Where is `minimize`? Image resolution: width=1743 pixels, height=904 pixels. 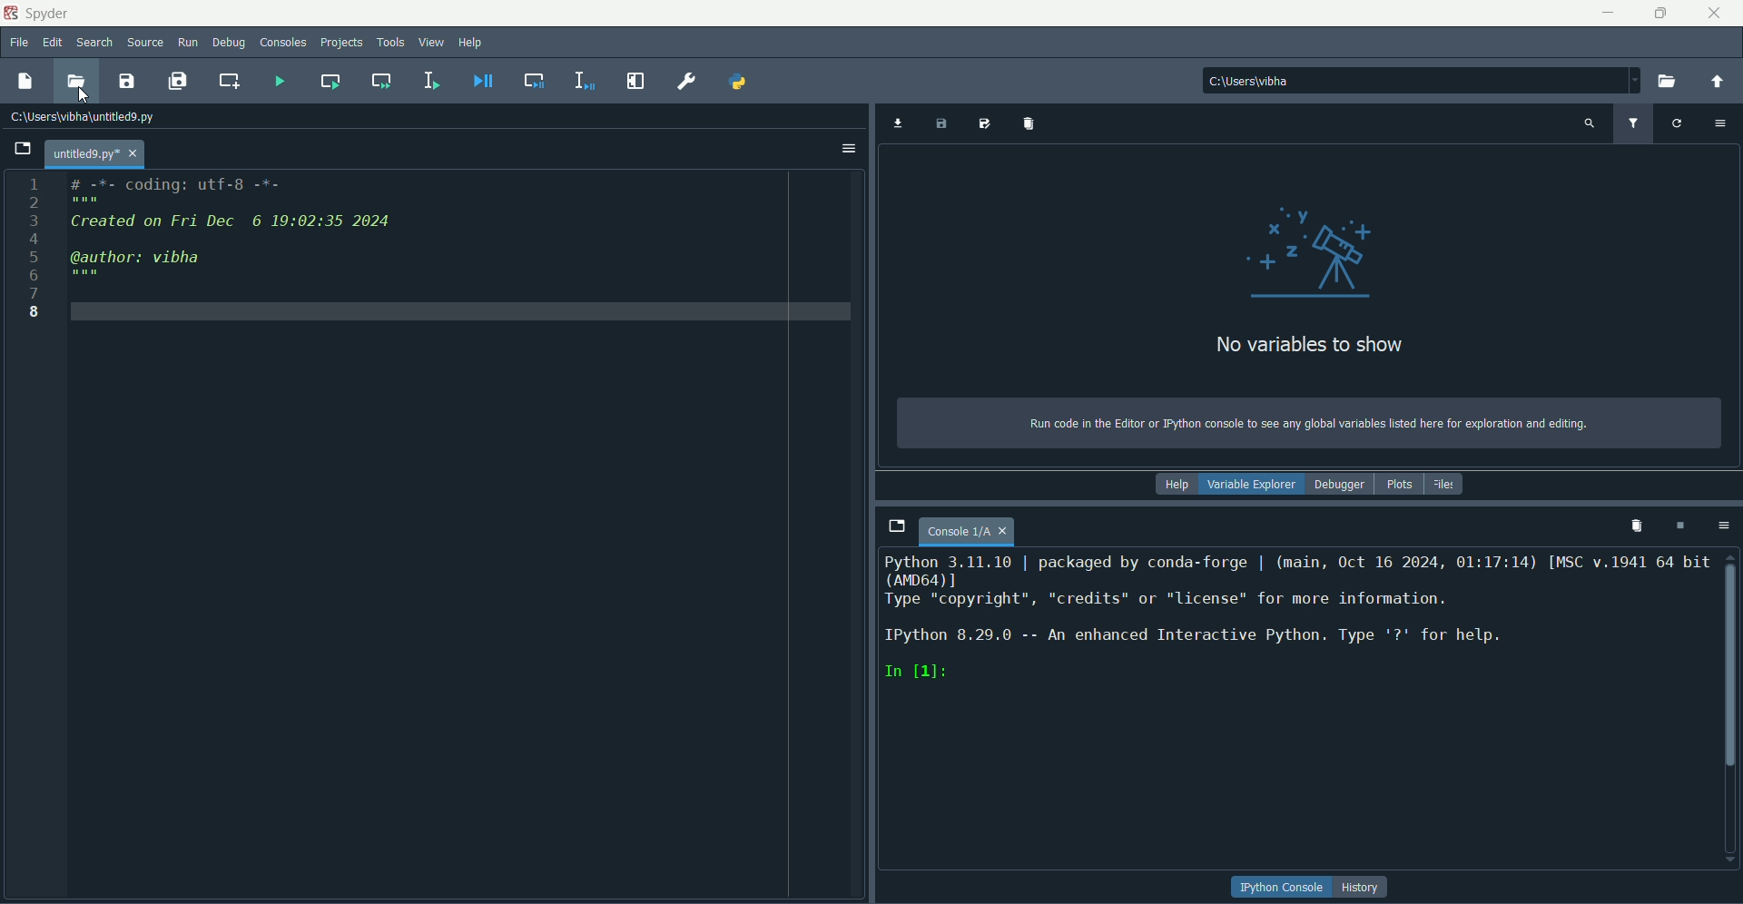
minimize is located at coordinates (1605, 12).